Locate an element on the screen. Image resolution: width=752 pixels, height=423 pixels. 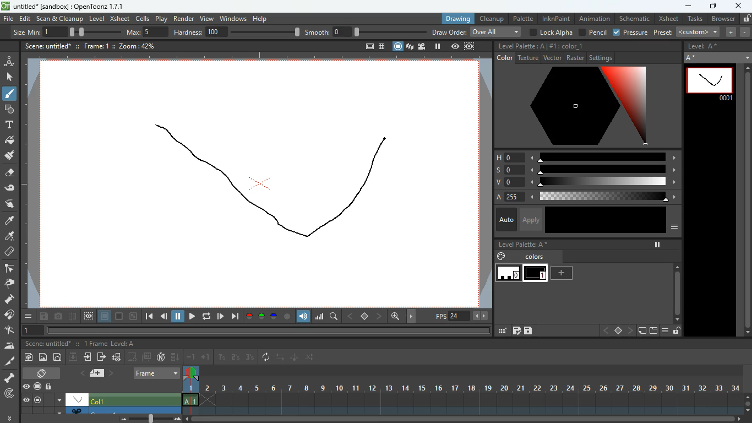
palette is located at coordinates (522, 18).